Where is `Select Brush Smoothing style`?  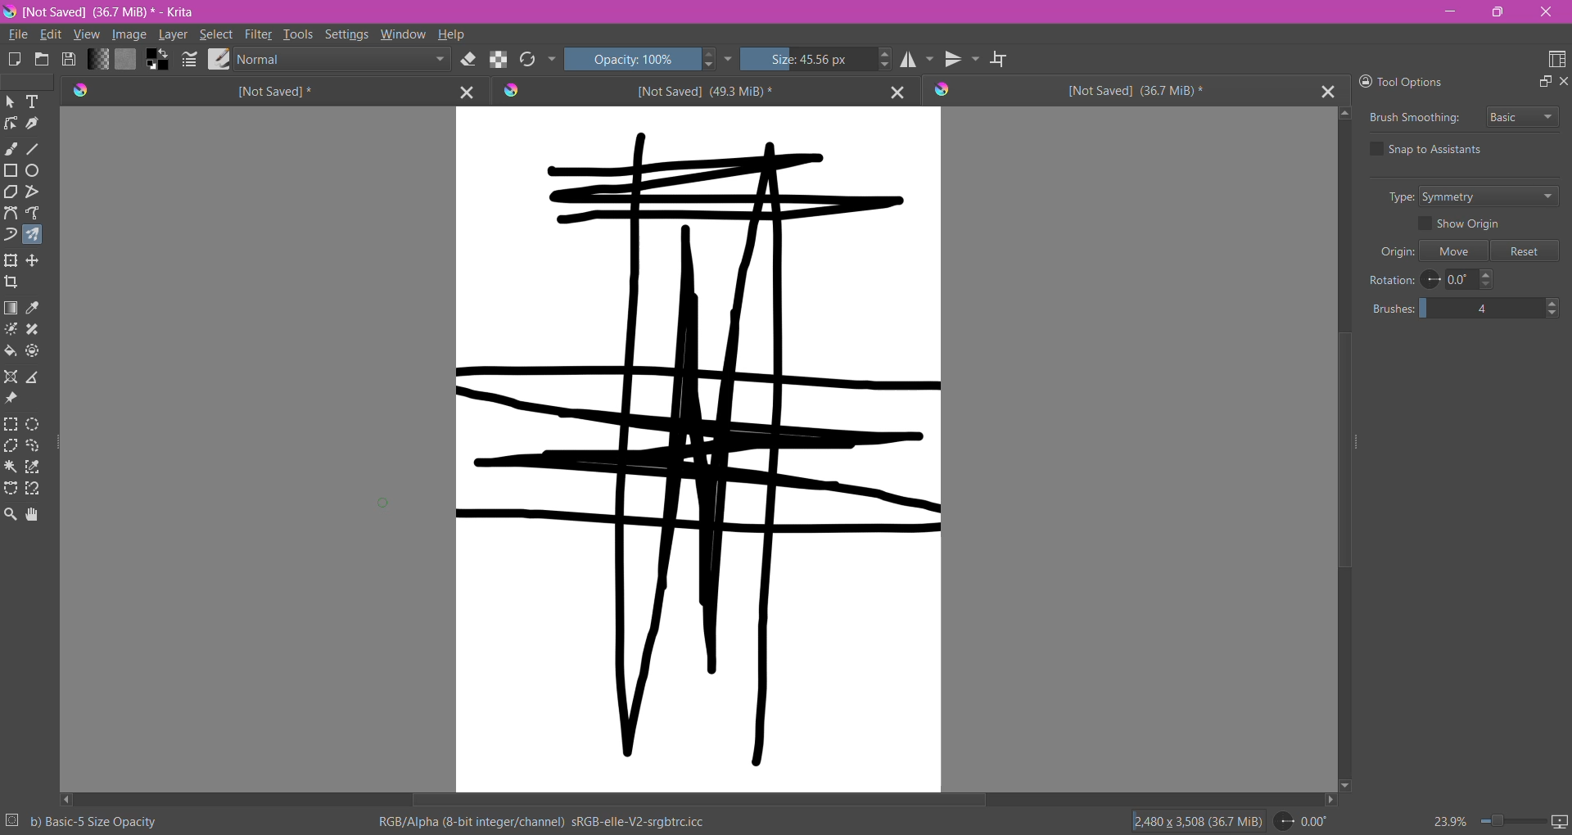
Select Brush Smoothing style is located at coordinates (1522, 115).